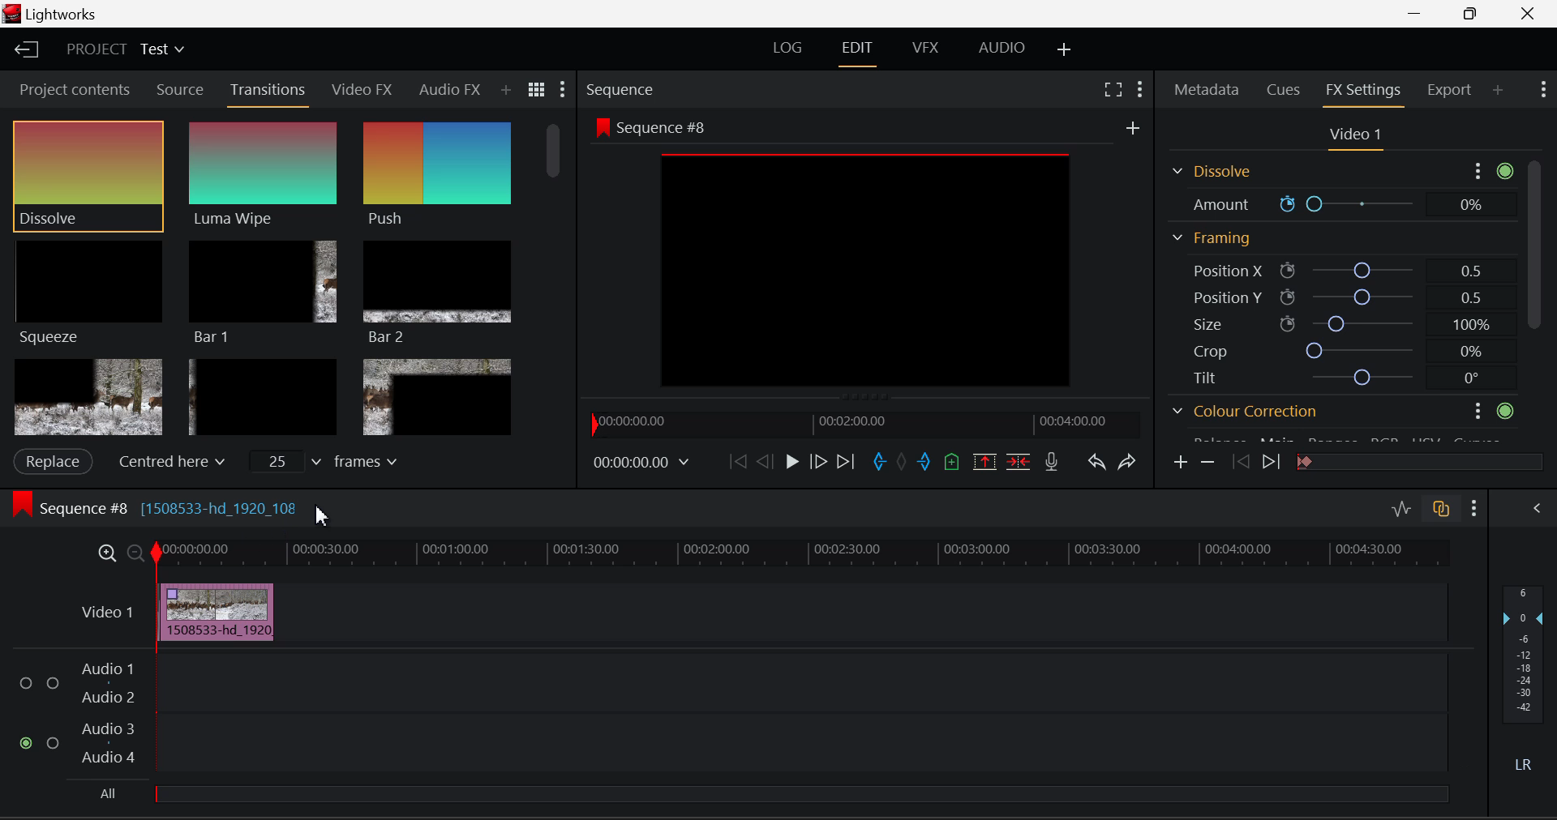  Describe the element at coordinates (650, 126) in the screenshot. I see `Sequence #8` at that location.